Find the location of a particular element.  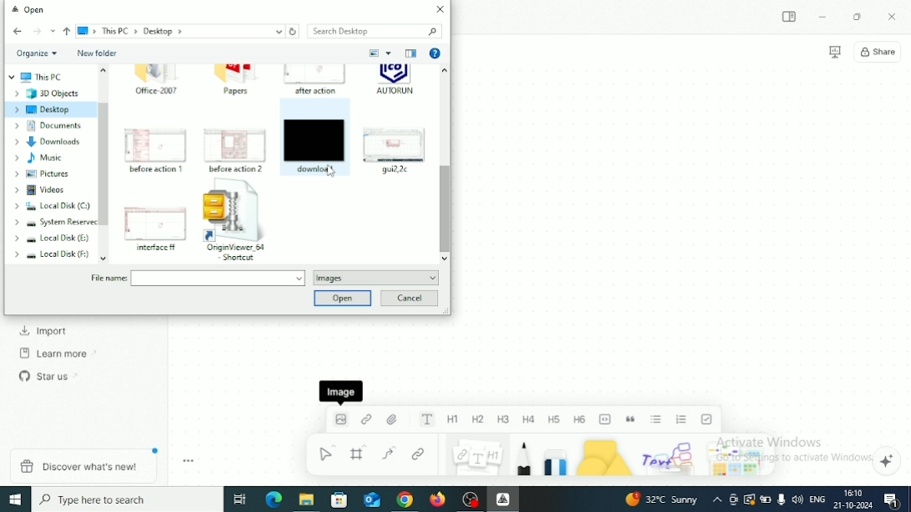

Expand sidebar is located at coordinates (790, 18).